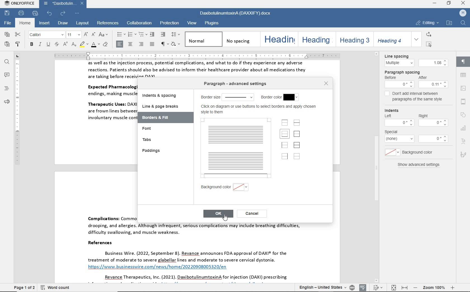 The image size is (470, 292). Describe the element at coordinates (322, 288) in the screenshot. I see `text language` at that location.